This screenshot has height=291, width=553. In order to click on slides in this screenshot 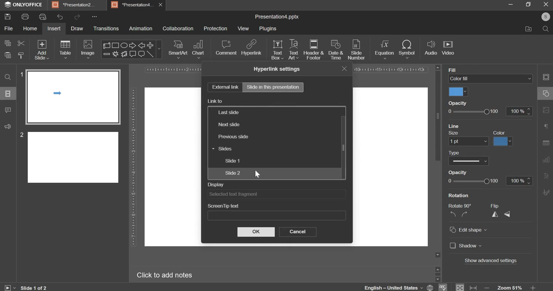, I will do `click(222, 148)`.